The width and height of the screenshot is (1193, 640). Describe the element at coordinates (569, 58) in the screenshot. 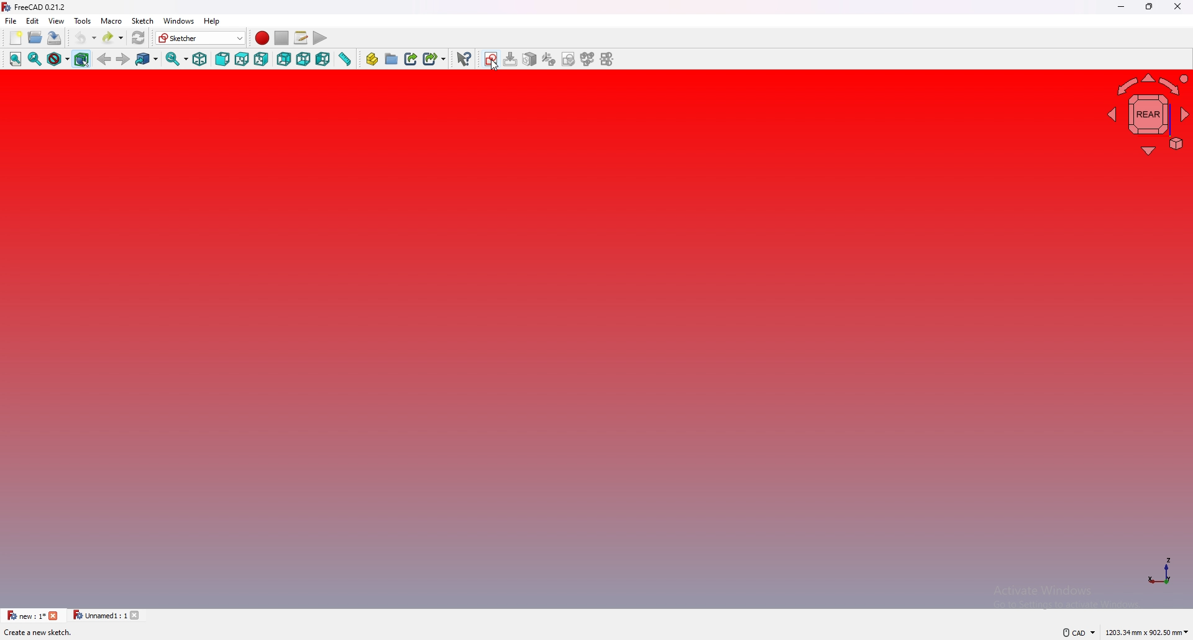

I see `draw` at that location.